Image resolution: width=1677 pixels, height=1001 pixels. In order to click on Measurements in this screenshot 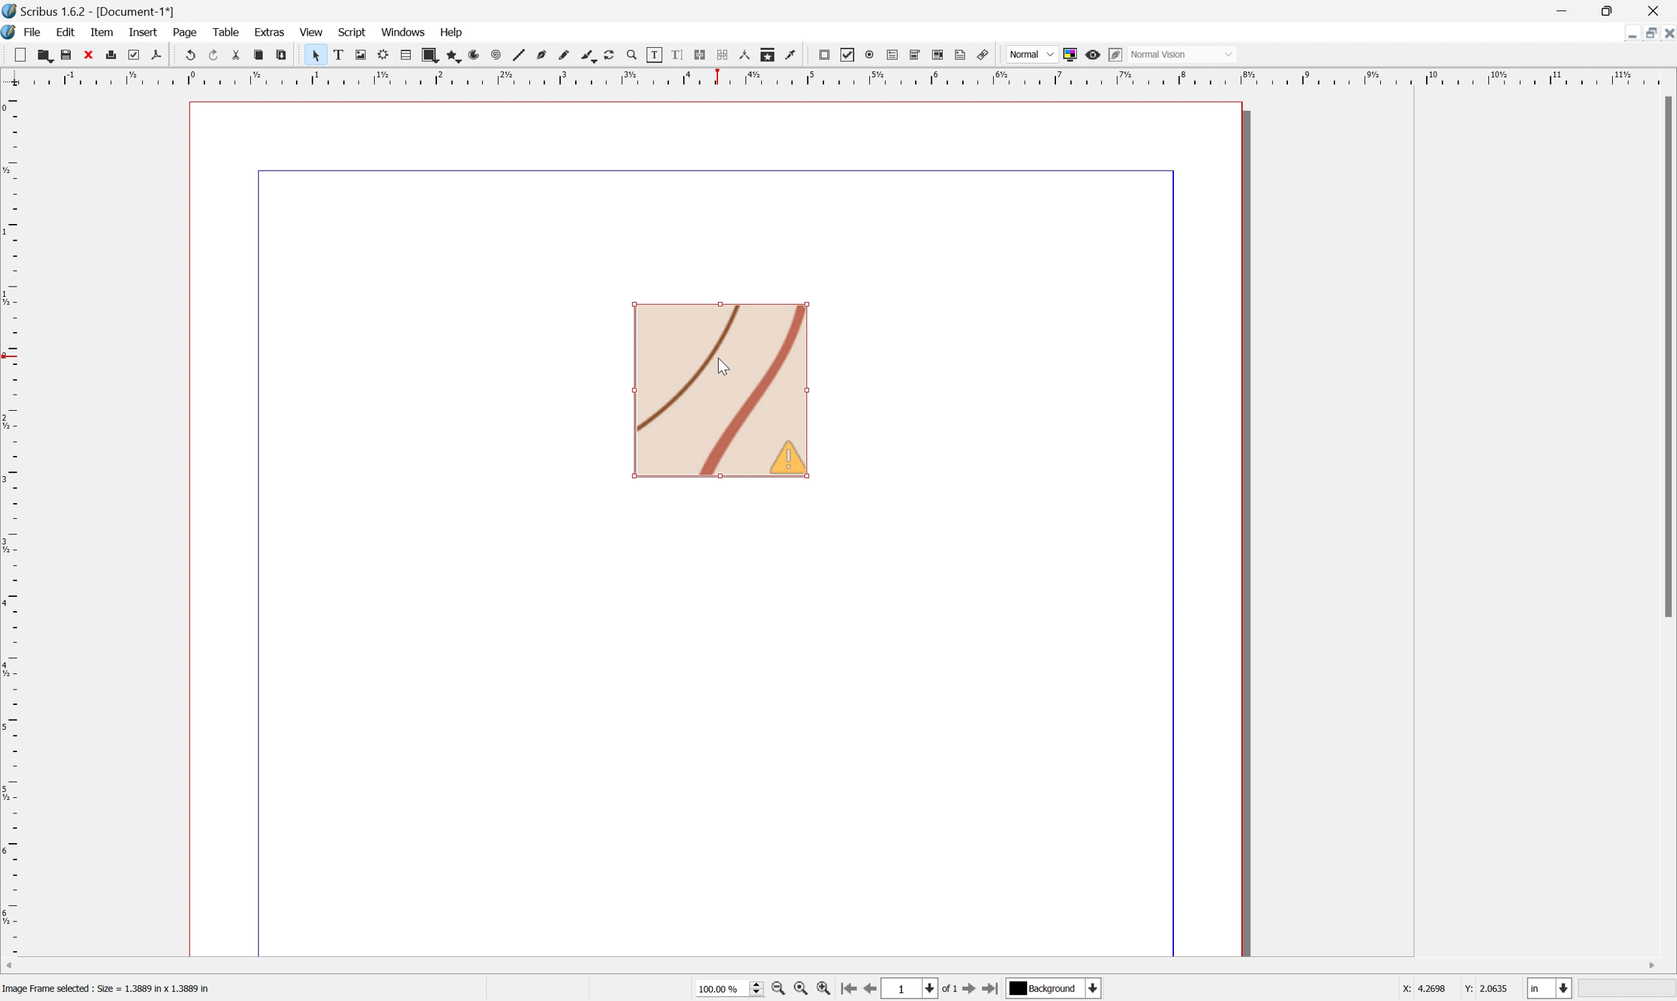, I will do `click(746, 56)`.